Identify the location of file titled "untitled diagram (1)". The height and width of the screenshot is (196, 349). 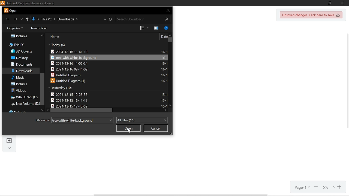
(108, 81).